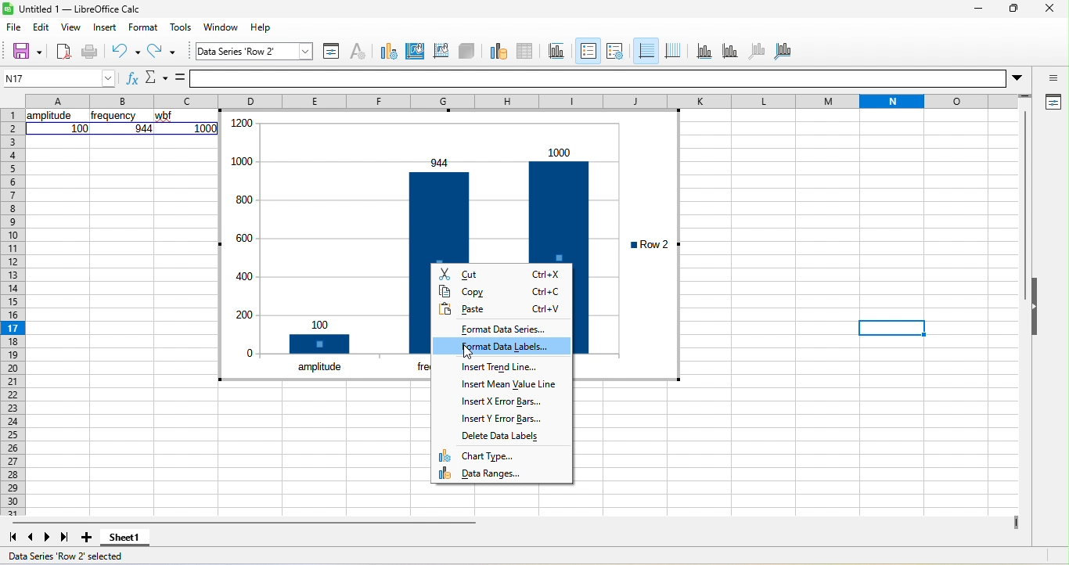 This screenshot has height=565, width=1069. What do you see at coordinates (163, 52) in the screenshot?
I see `redo` at bounding box center [163, 52].